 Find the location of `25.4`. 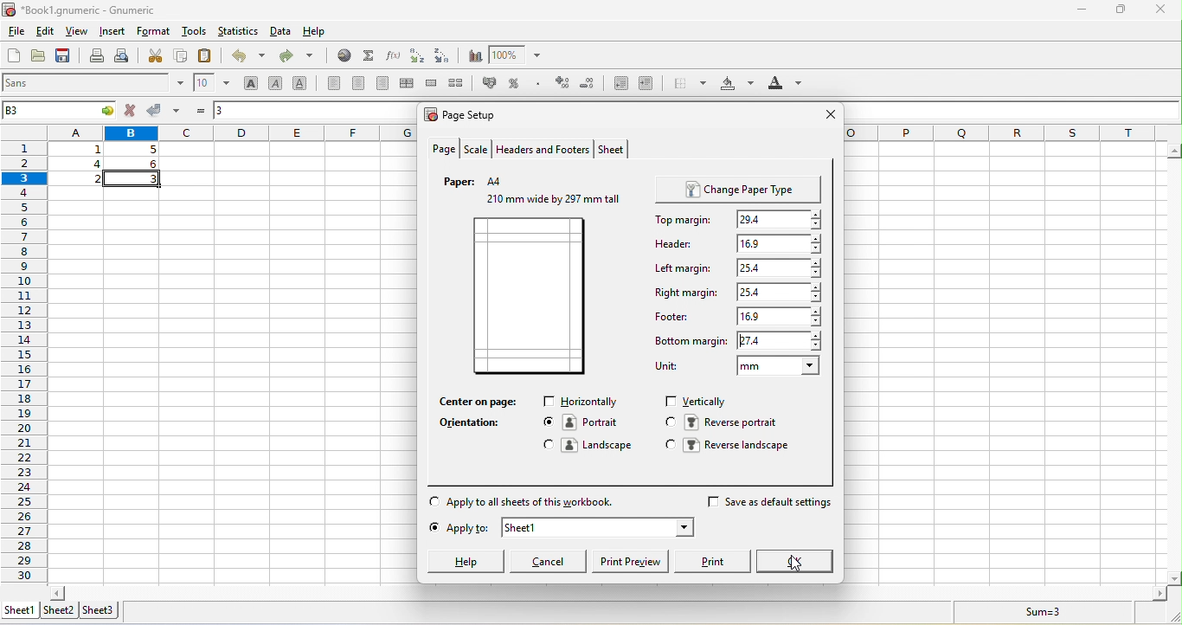

25.4 is located at coordinates (782, 267).